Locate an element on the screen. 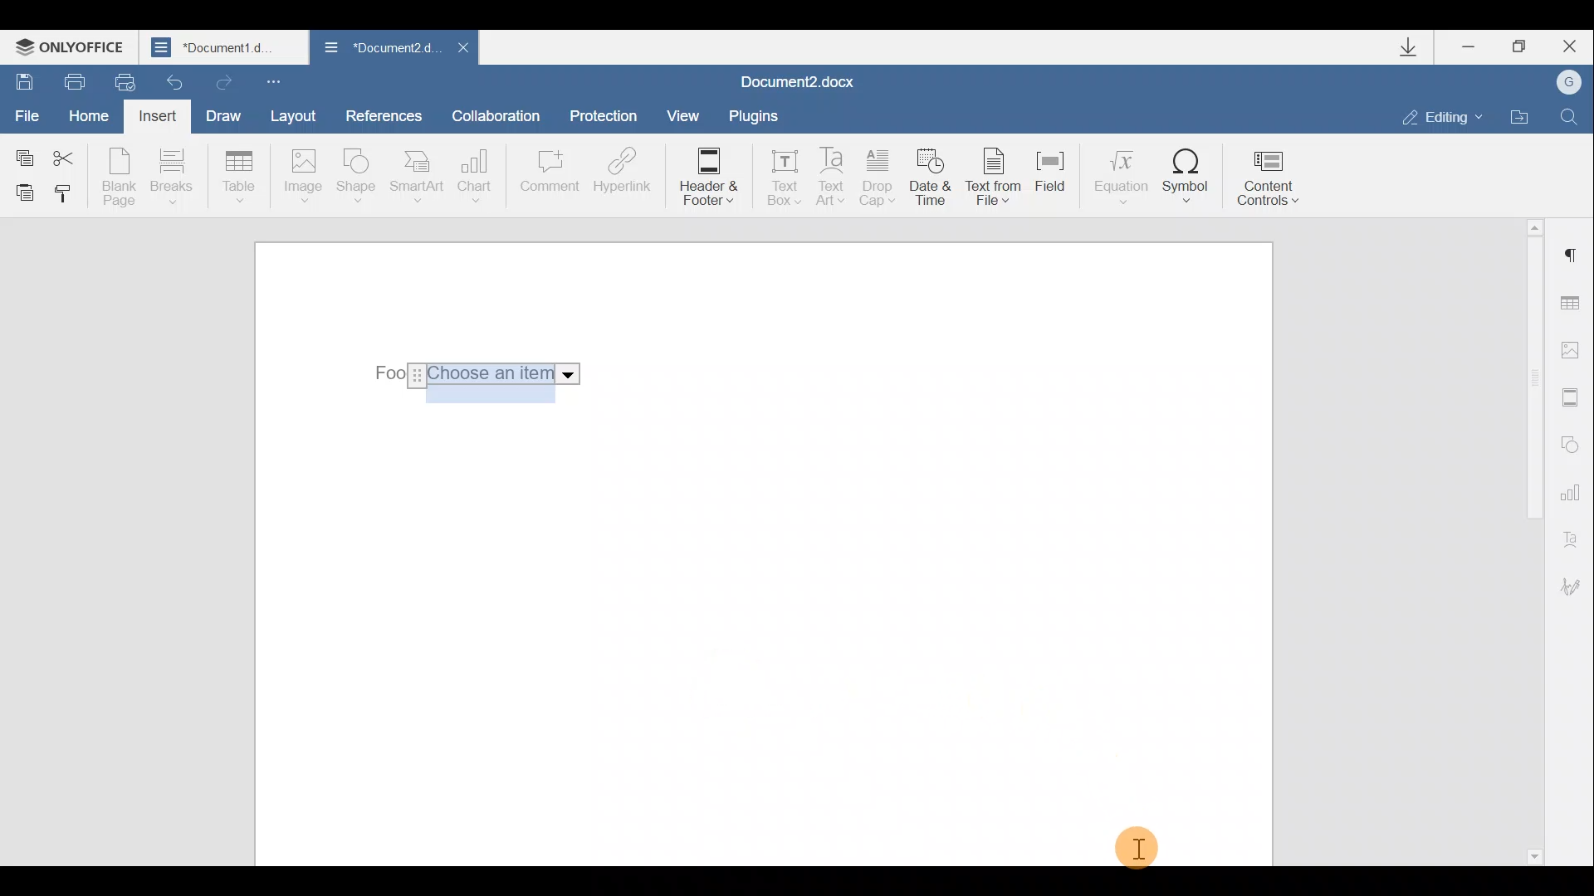  Layout is located at coordinates (292, 115).